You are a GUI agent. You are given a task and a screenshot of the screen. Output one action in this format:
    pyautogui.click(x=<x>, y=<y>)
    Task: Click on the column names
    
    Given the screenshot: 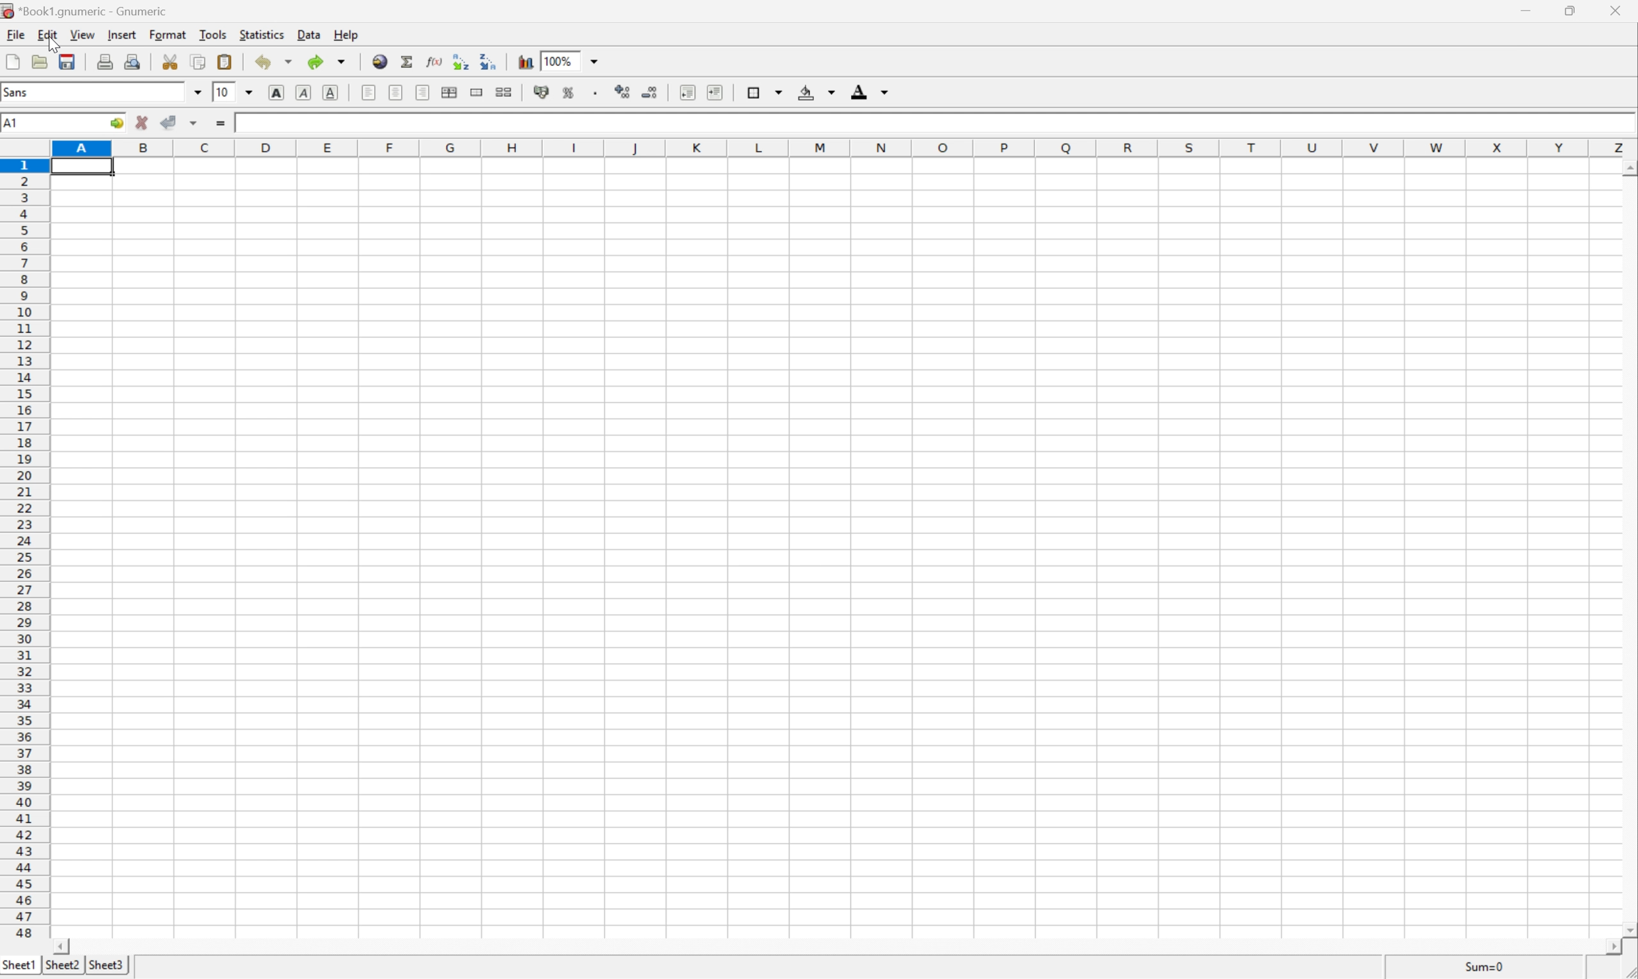 What is the action you would take?
    pyautogui.click(x=845, y=150)
    